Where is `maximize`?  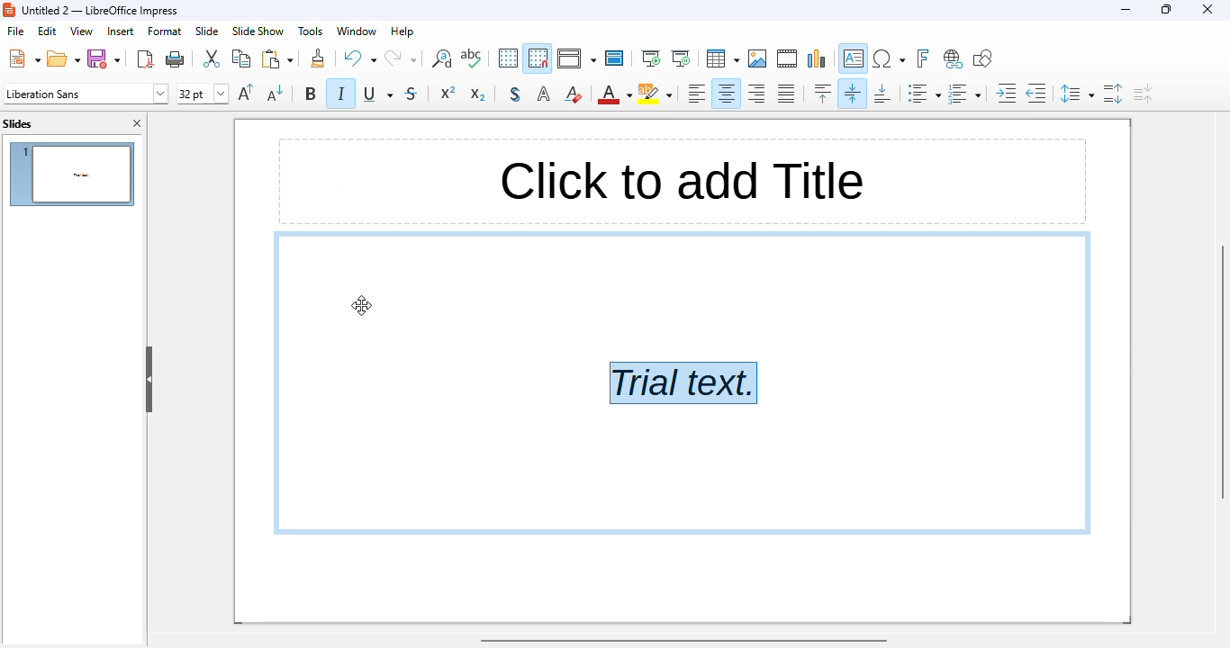
maximize is located at coordinates (1168, 9).